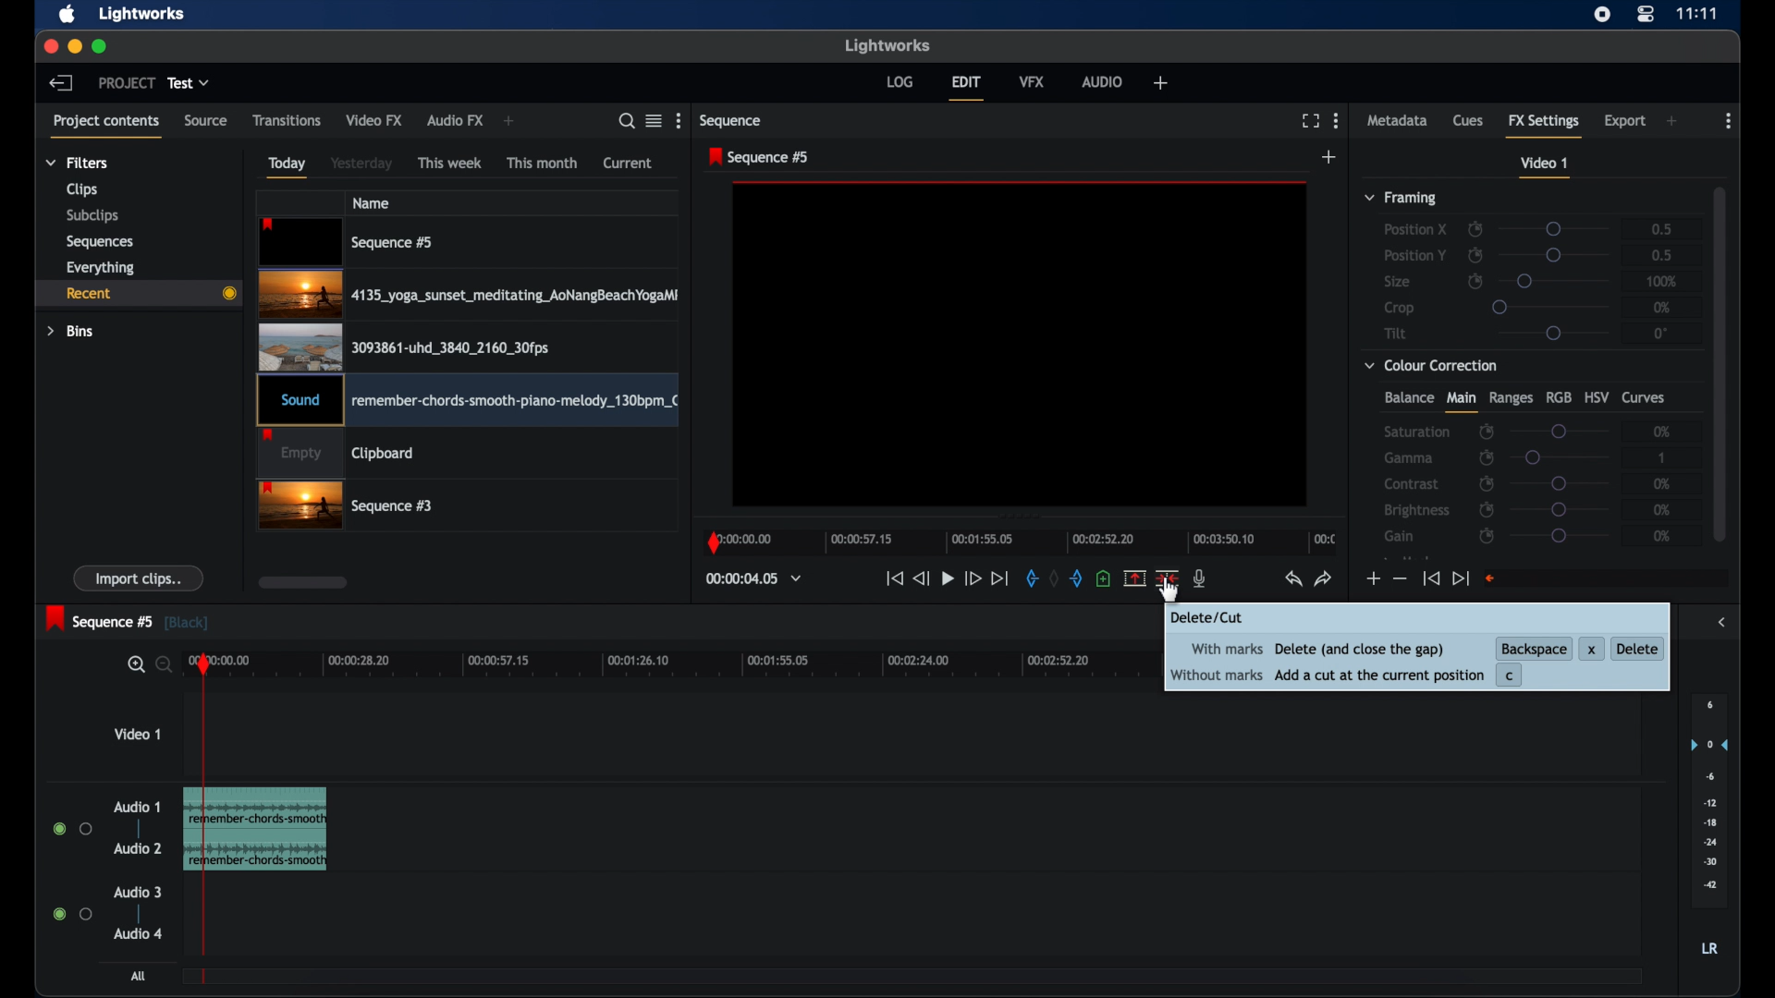 Image resolution: width=1775 pixels, height=998 pixels. I want to click on out mark, so click(1075, 578).